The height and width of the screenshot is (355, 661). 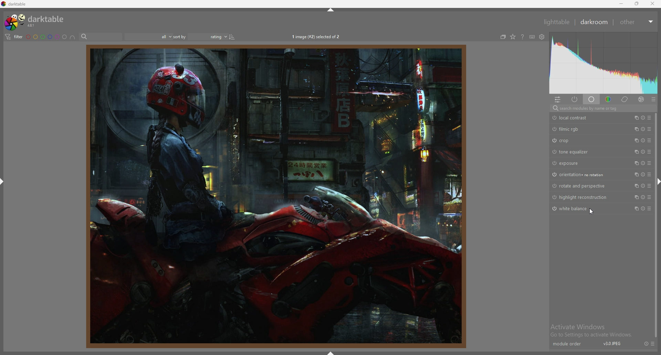 I want to click on presets, so click(x=649, y=197).